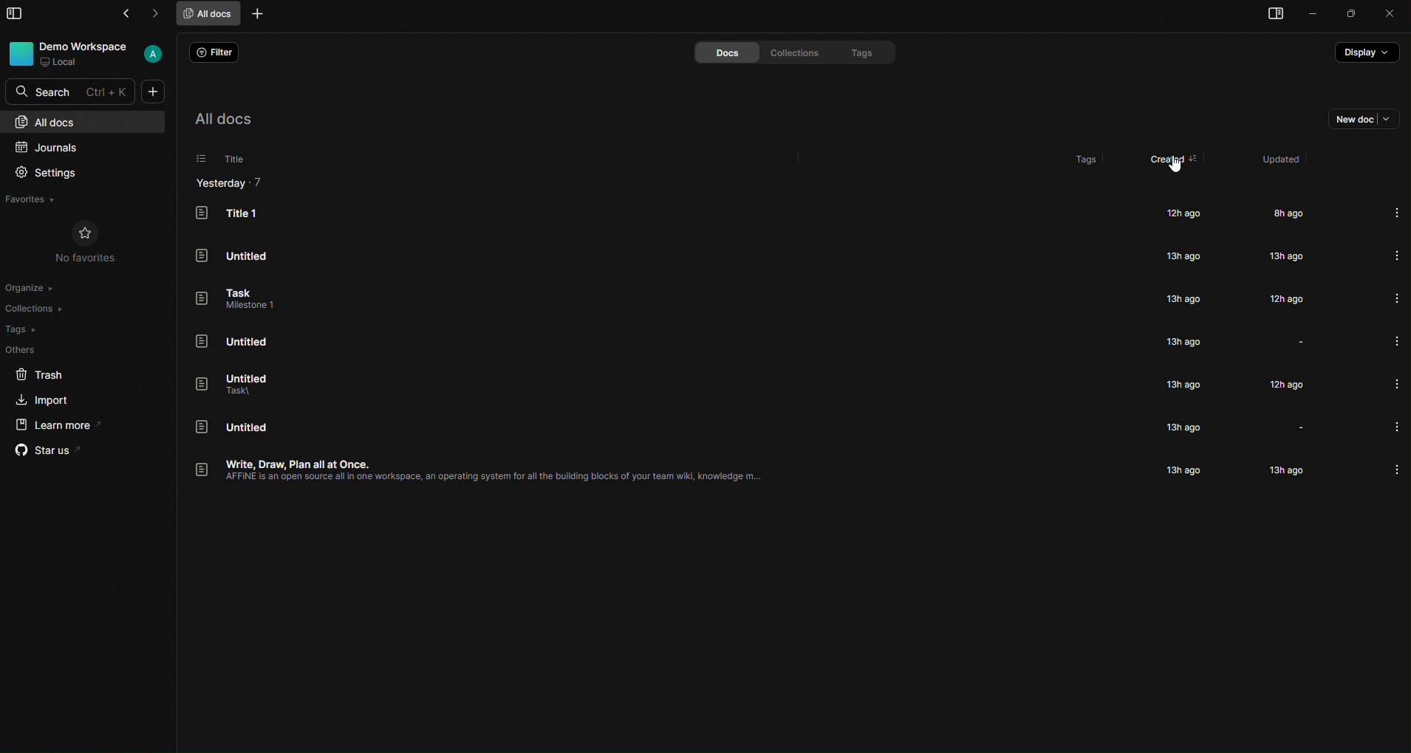  What do you see at coordinates (867, 53) in the screenshot?
I see `tags` at bounding box center [867, 53].